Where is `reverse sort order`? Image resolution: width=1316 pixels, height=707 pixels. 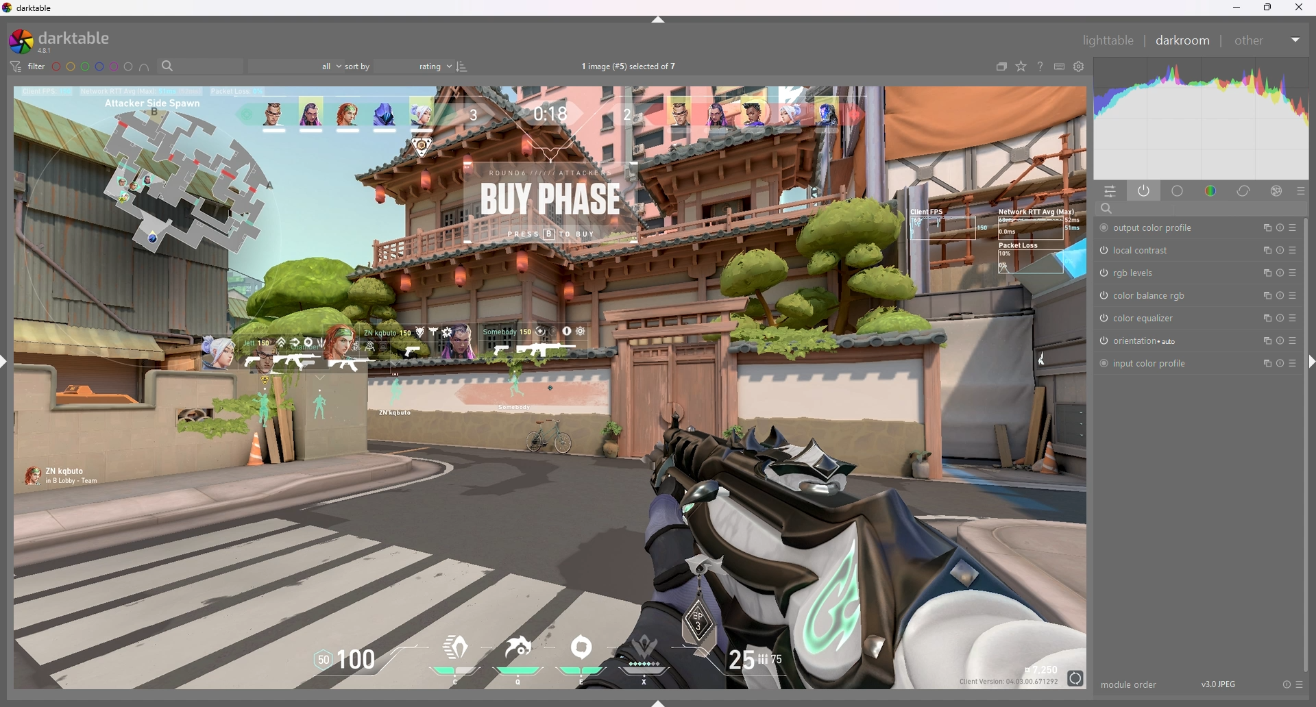
reverse sort order is located at coordinates (463, 67).